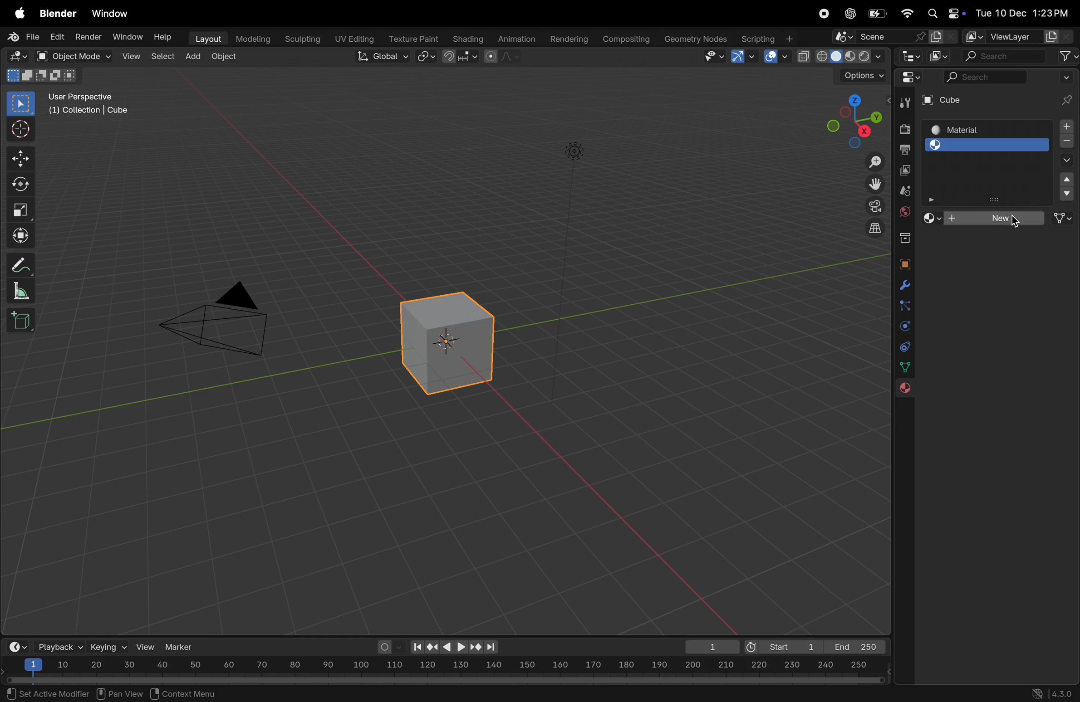 This screenshot has height=702, width=1080. I want to click on select, so click(22, 104).